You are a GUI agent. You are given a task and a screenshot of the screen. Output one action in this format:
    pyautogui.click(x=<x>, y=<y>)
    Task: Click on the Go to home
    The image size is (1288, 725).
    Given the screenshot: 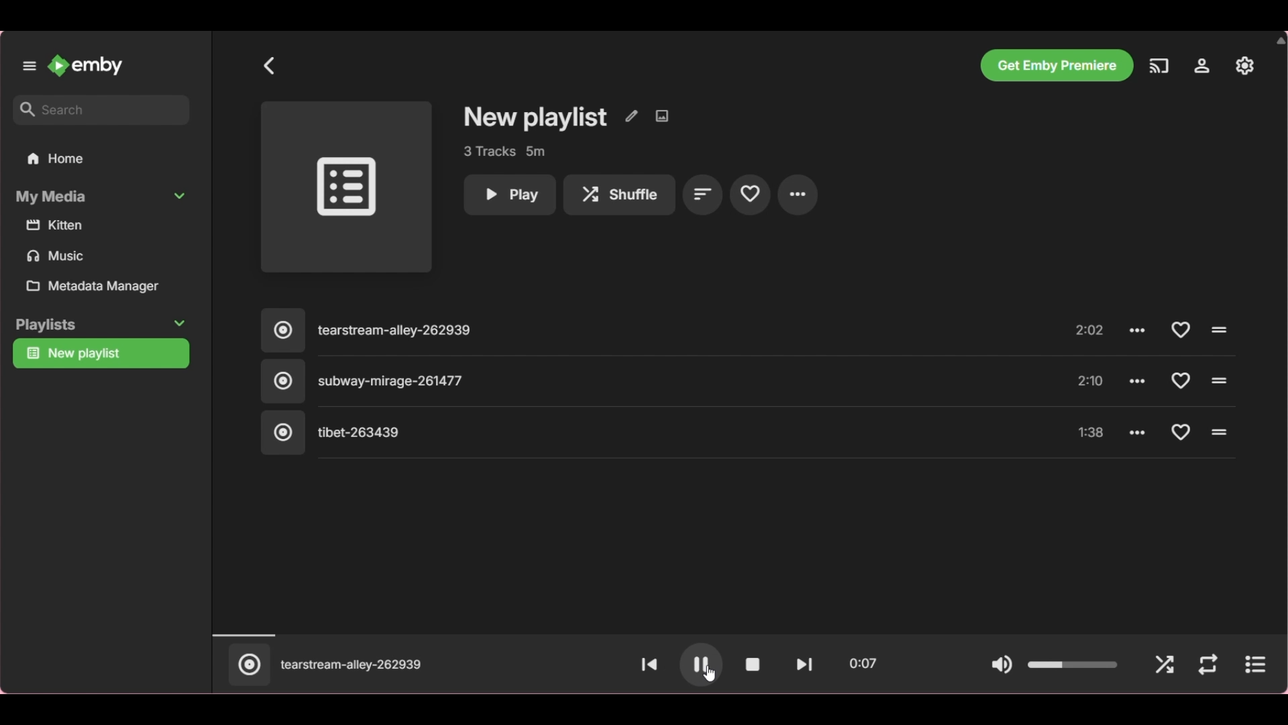 What is the action you would take?
    pyautogui.click(x=101, y=158)
    